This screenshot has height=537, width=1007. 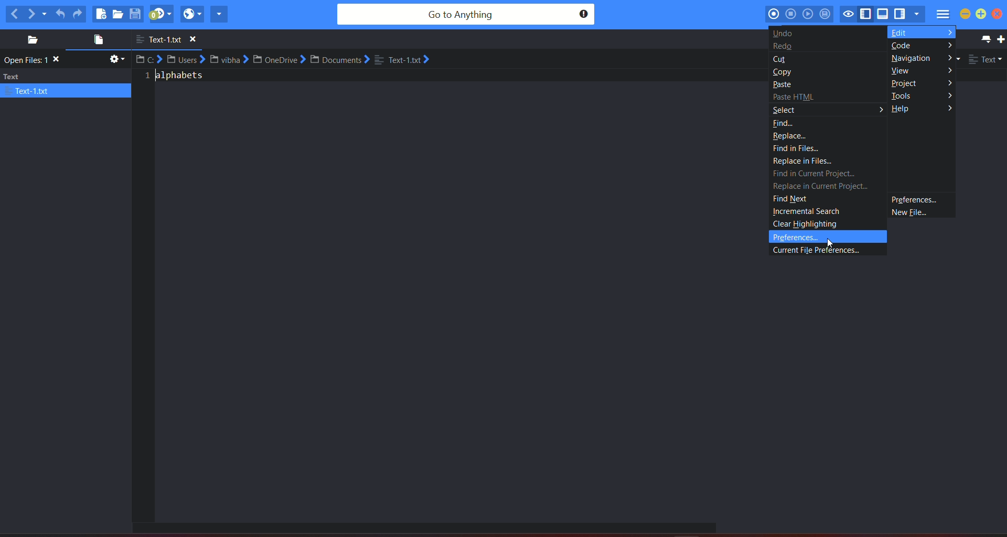 What do you see at coordinates (904, 96) in the screenshot?
I see `tools` at bounding box center [904, 96].